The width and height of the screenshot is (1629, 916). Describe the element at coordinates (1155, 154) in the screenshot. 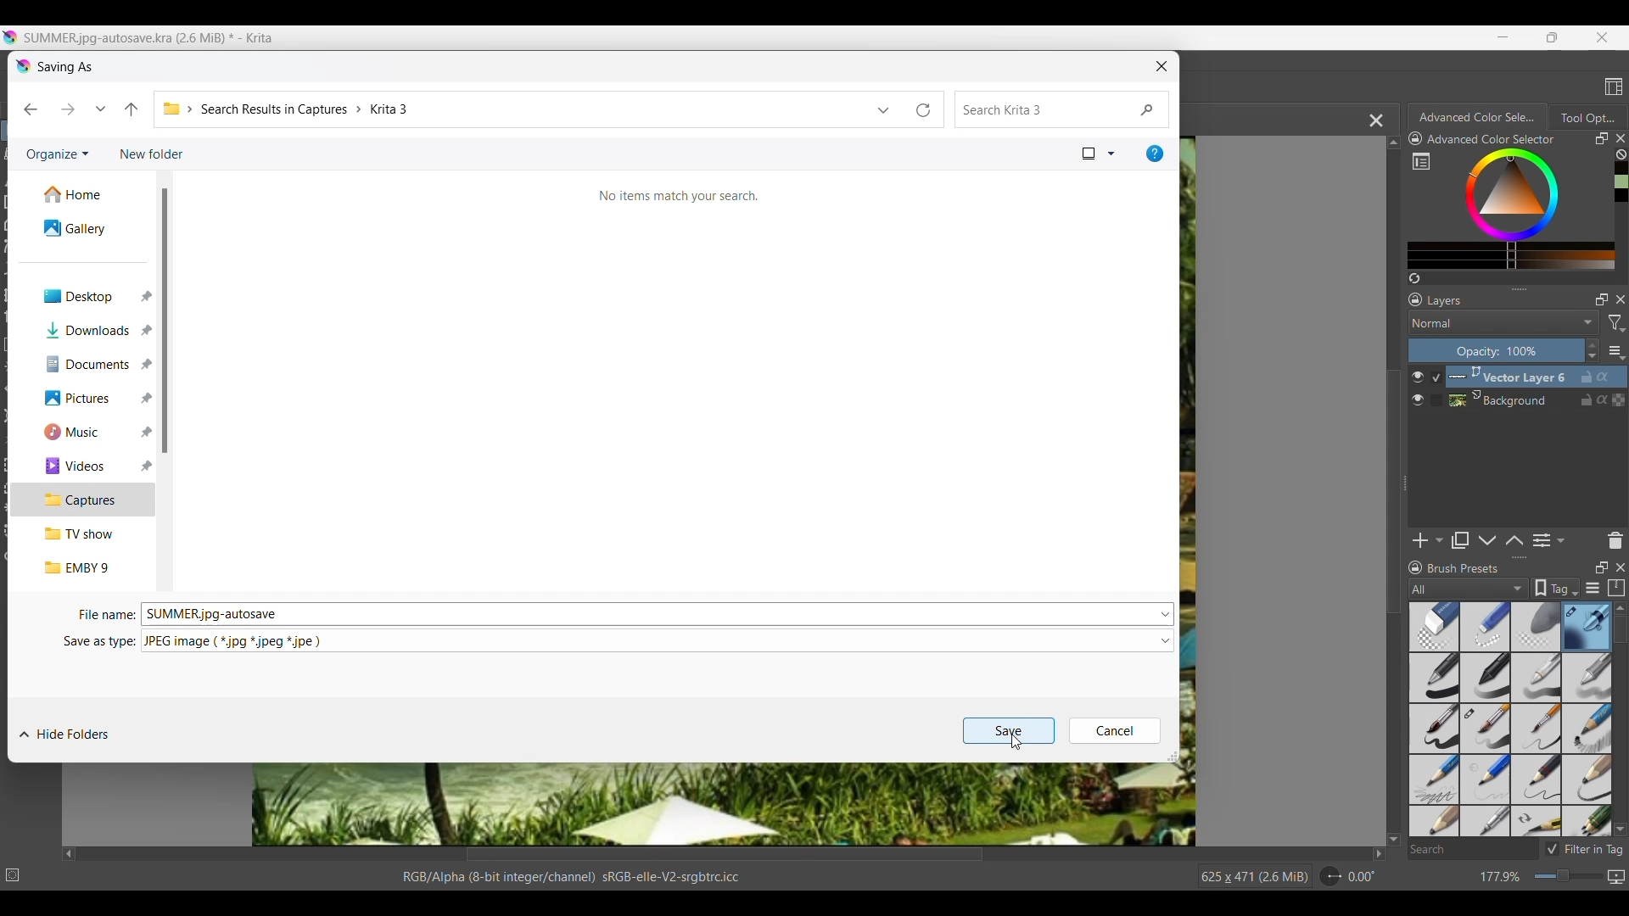

I see `Get help` at that location.